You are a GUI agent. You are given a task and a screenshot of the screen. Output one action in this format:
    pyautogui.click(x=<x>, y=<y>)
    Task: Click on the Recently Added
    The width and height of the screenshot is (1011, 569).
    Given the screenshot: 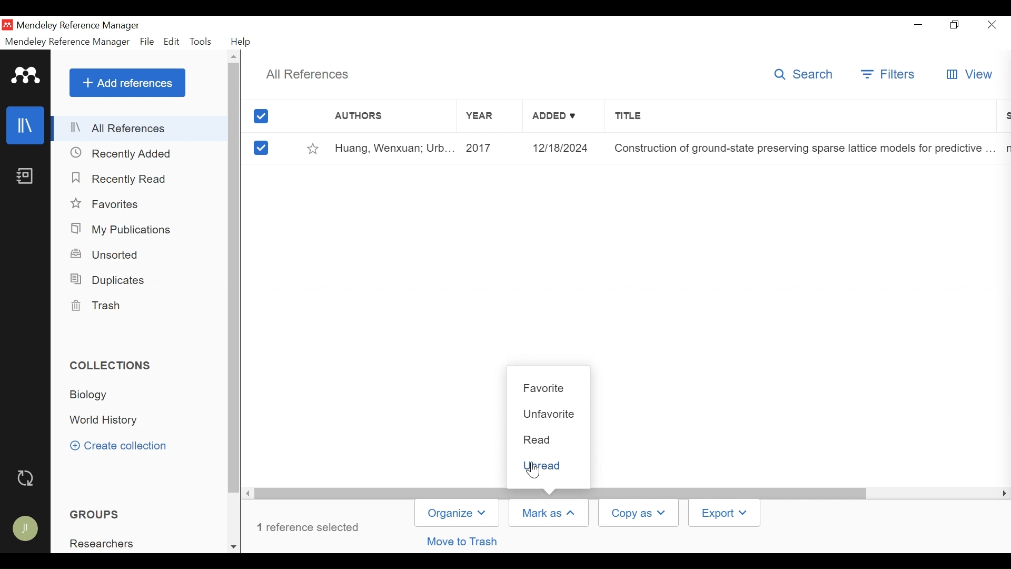 What is the action you would take?
    pyautogui.click(x=121, y=154)
    